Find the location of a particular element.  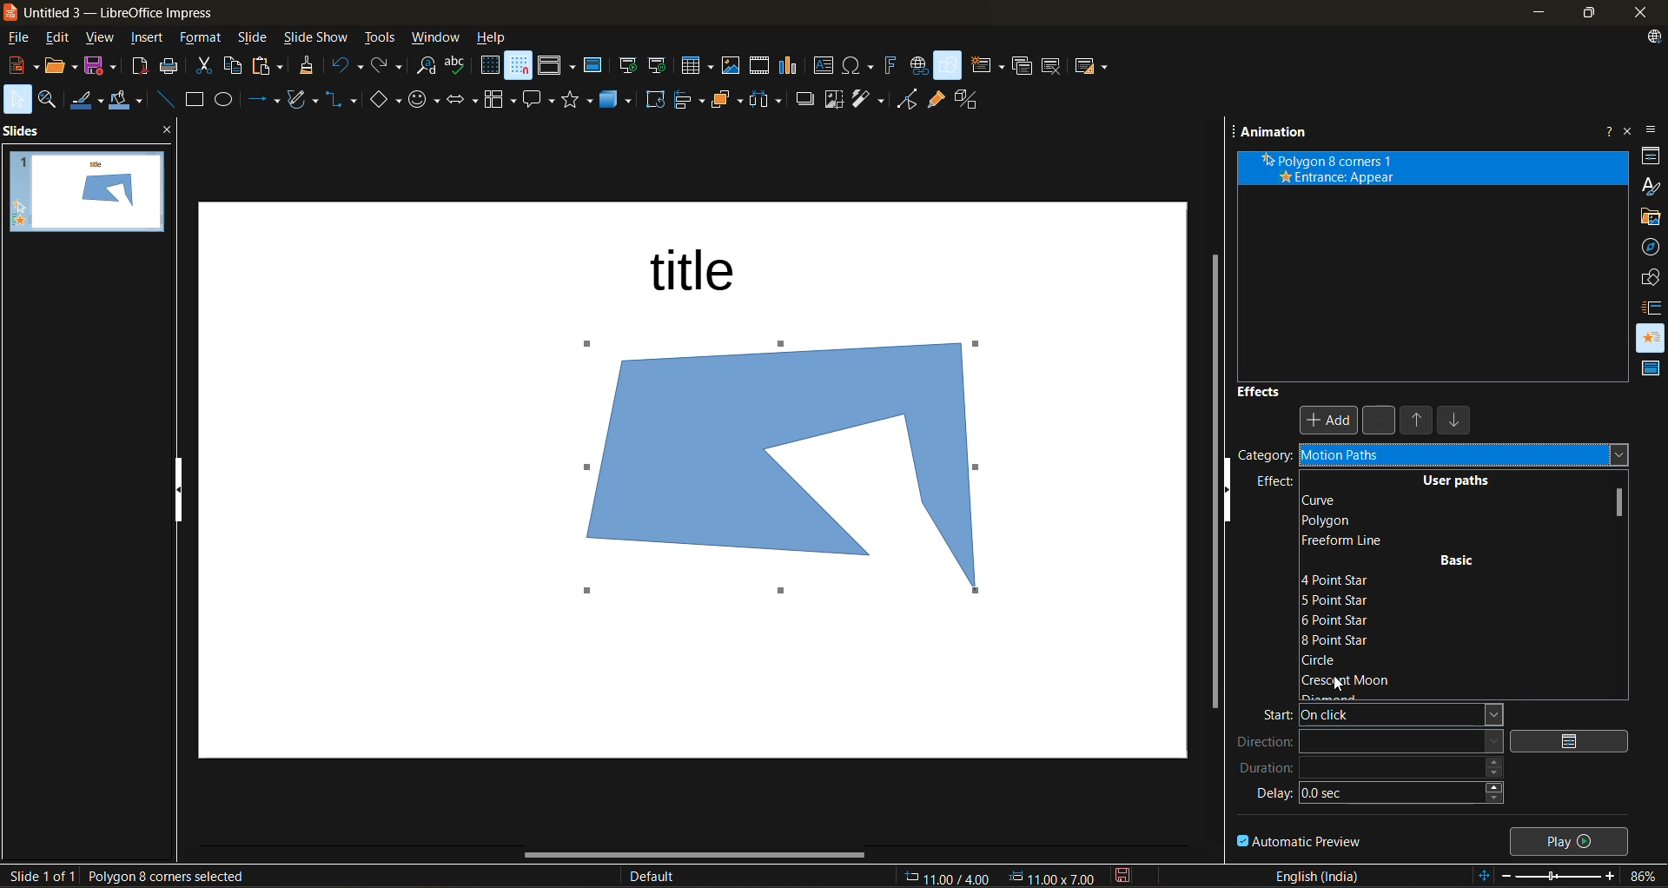

gallery is located at coordinates (1651, 219).